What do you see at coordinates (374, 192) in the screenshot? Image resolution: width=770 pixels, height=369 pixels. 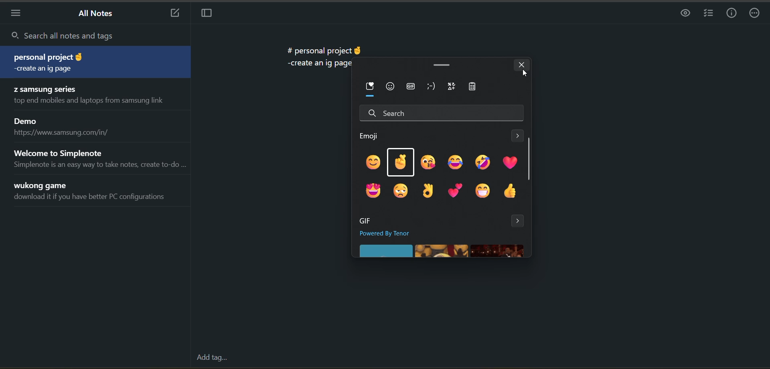 I see `emoji 7` at bounding box center [374, 192].